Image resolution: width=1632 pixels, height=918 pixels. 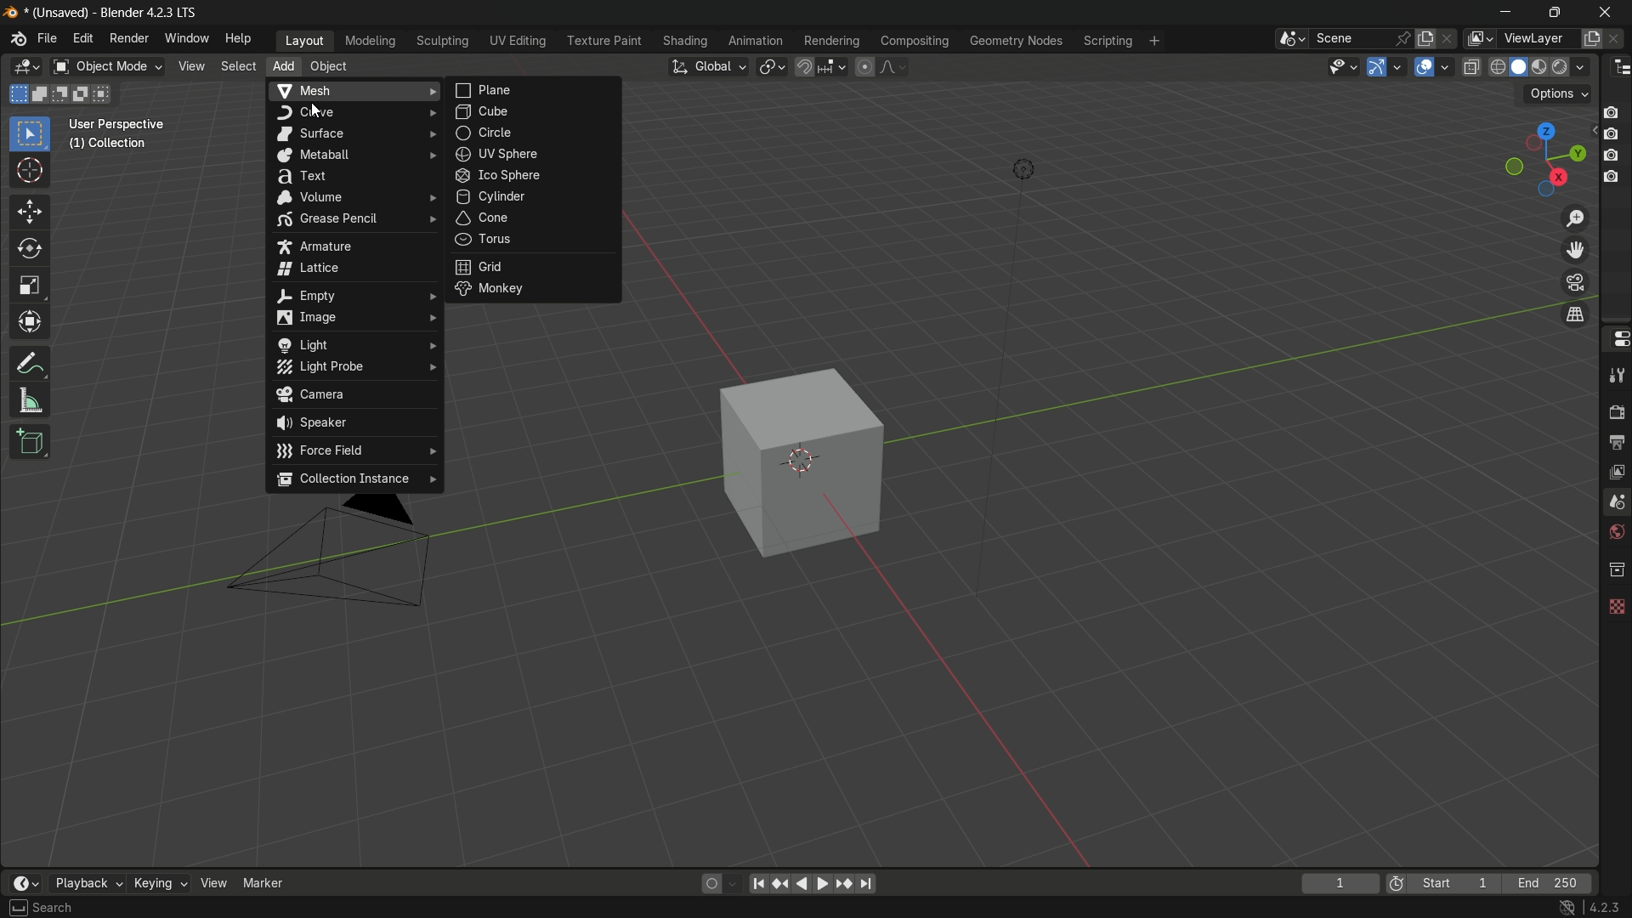 What do you see at coordinates (864, 67) in the screenshot?
I see `proportional editing object` at bounding box center [864, 67].